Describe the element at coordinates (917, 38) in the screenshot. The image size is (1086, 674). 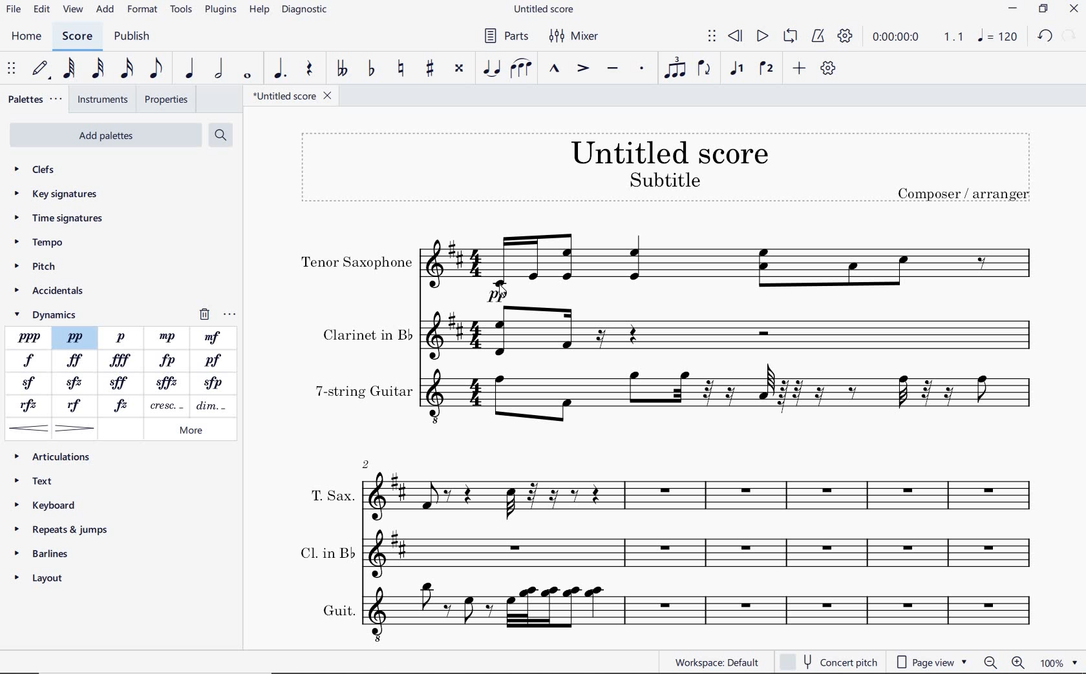
I see `PLAY TIME` at that location.